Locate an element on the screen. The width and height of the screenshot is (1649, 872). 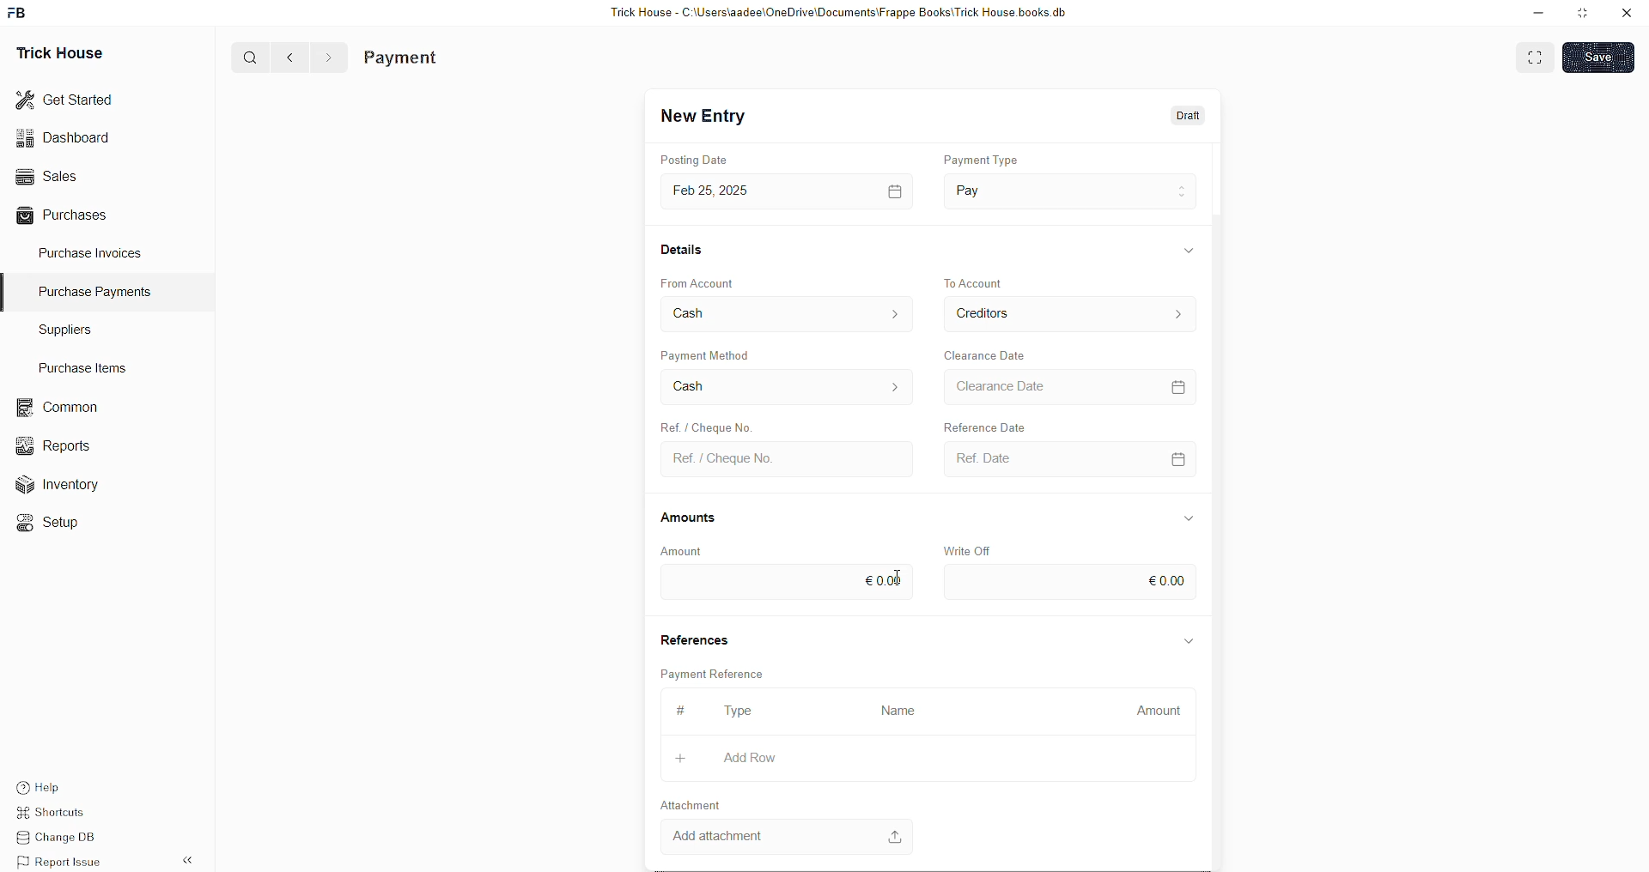
Purchase Invoice is located at coordinates (443, 58).